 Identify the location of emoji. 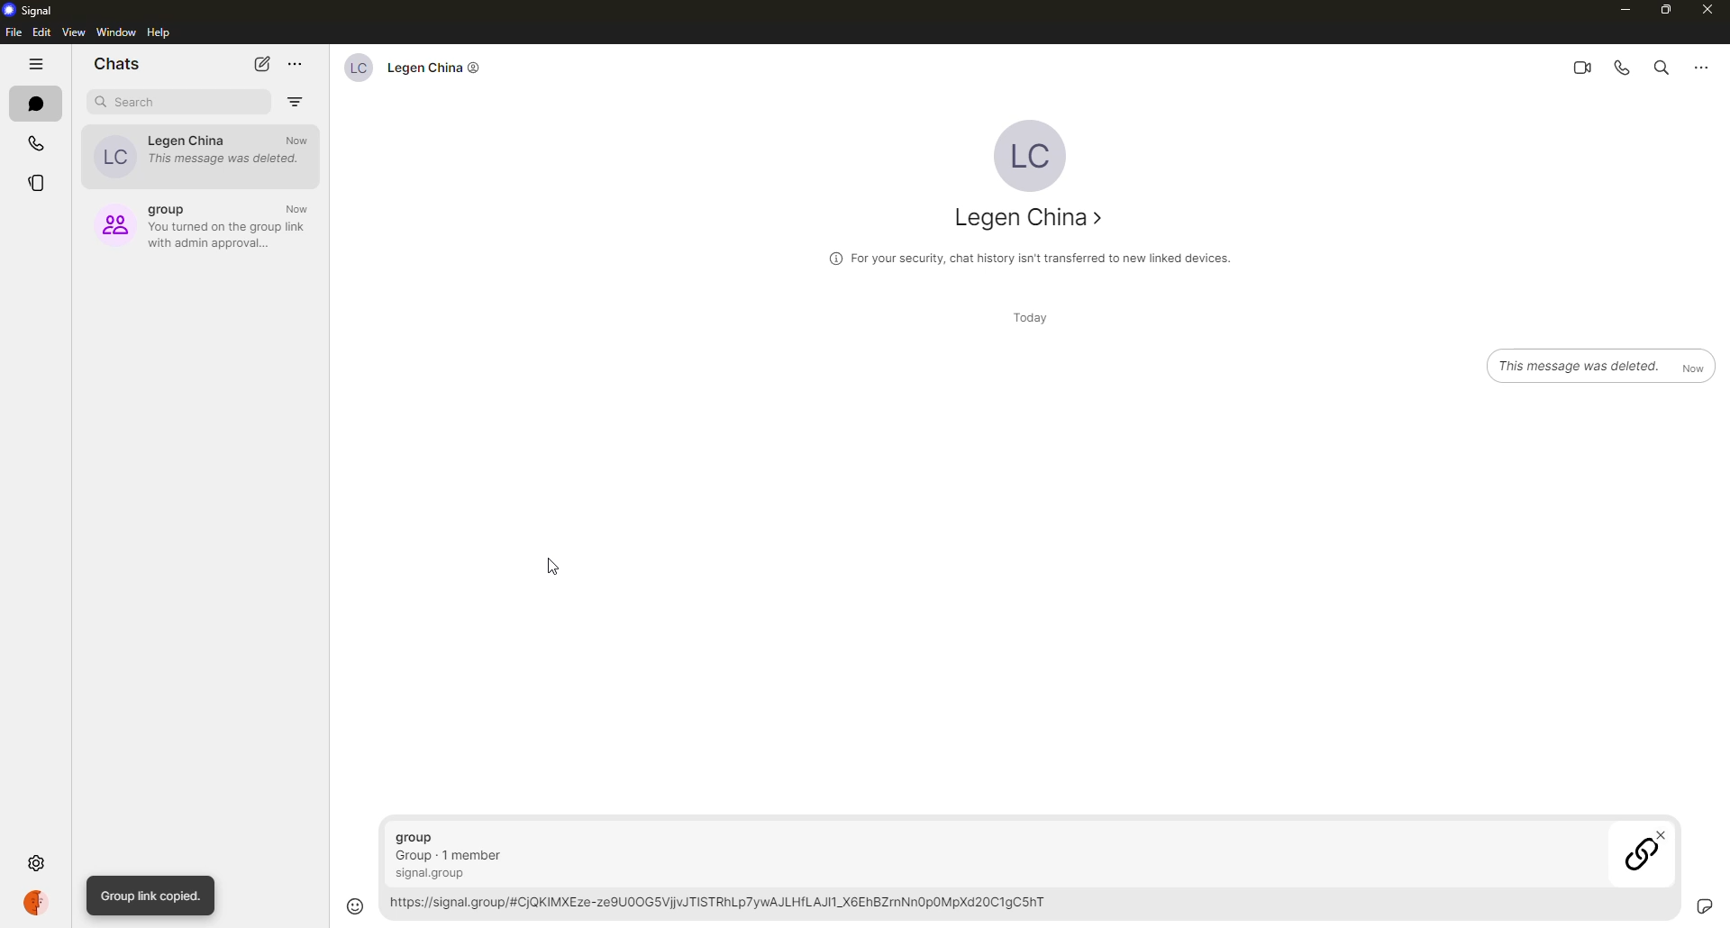
(354, 905).